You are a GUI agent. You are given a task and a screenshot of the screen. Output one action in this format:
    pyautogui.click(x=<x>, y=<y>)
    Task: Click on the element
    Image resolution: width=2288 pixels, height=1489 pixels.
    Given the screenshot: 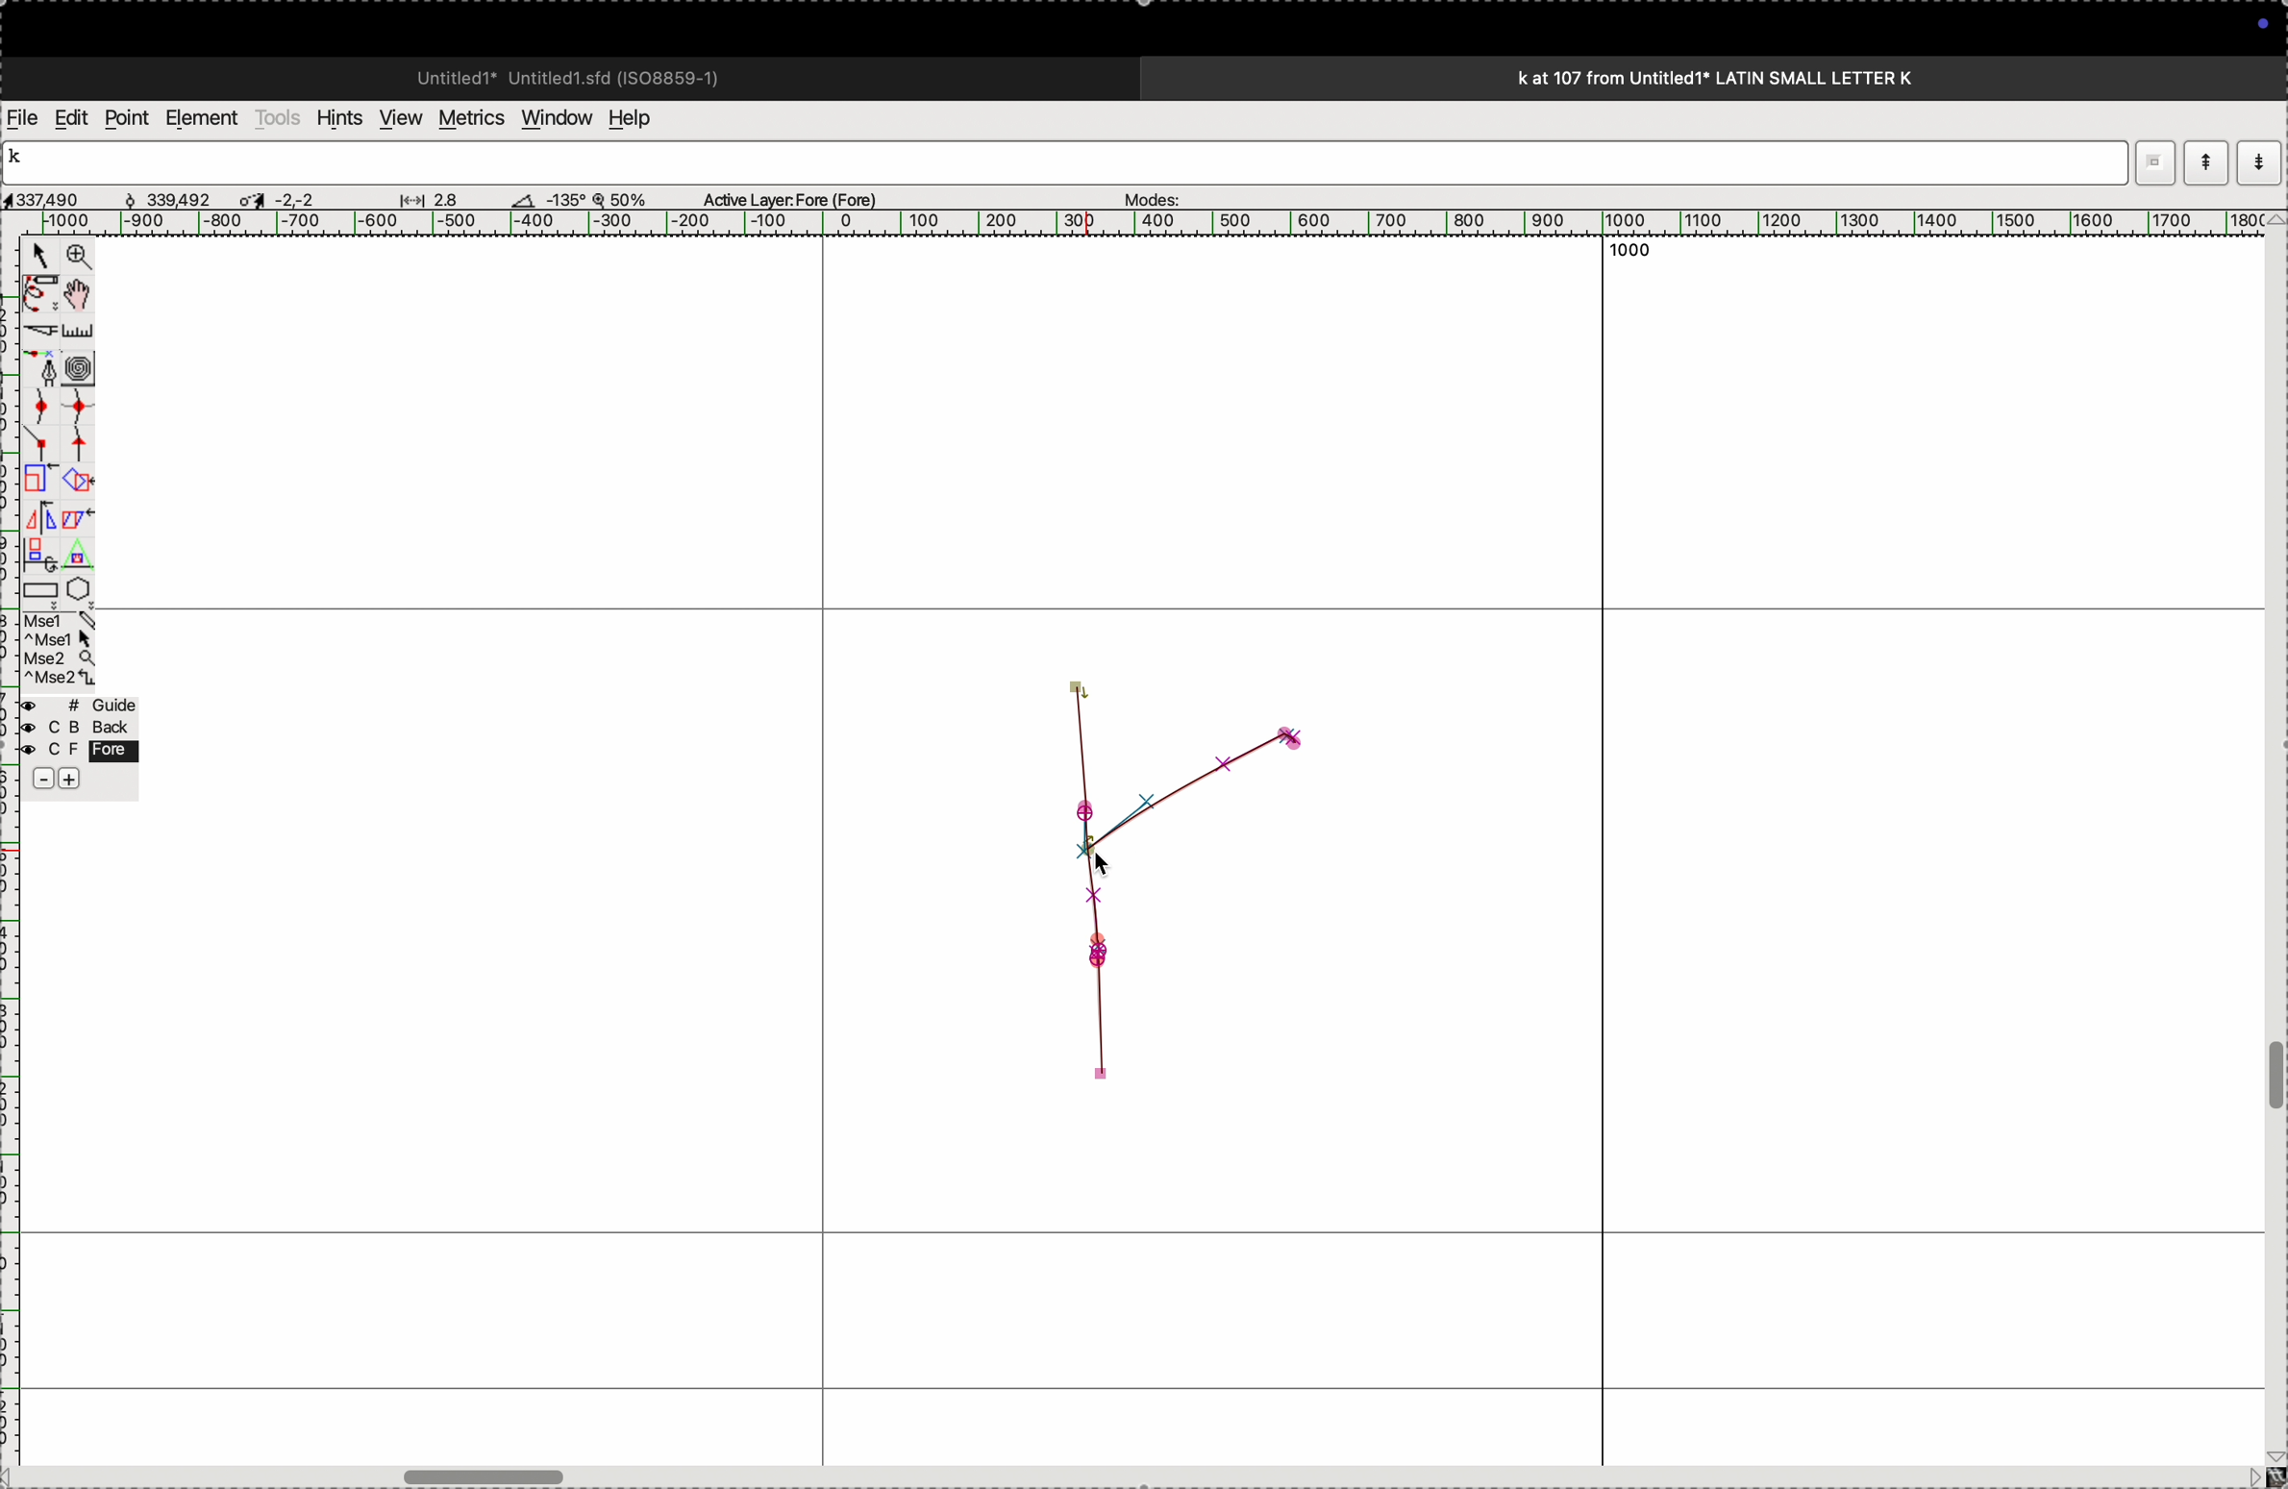 What is the action you would take?
    pyautogui.click(x=204, y=118)
    